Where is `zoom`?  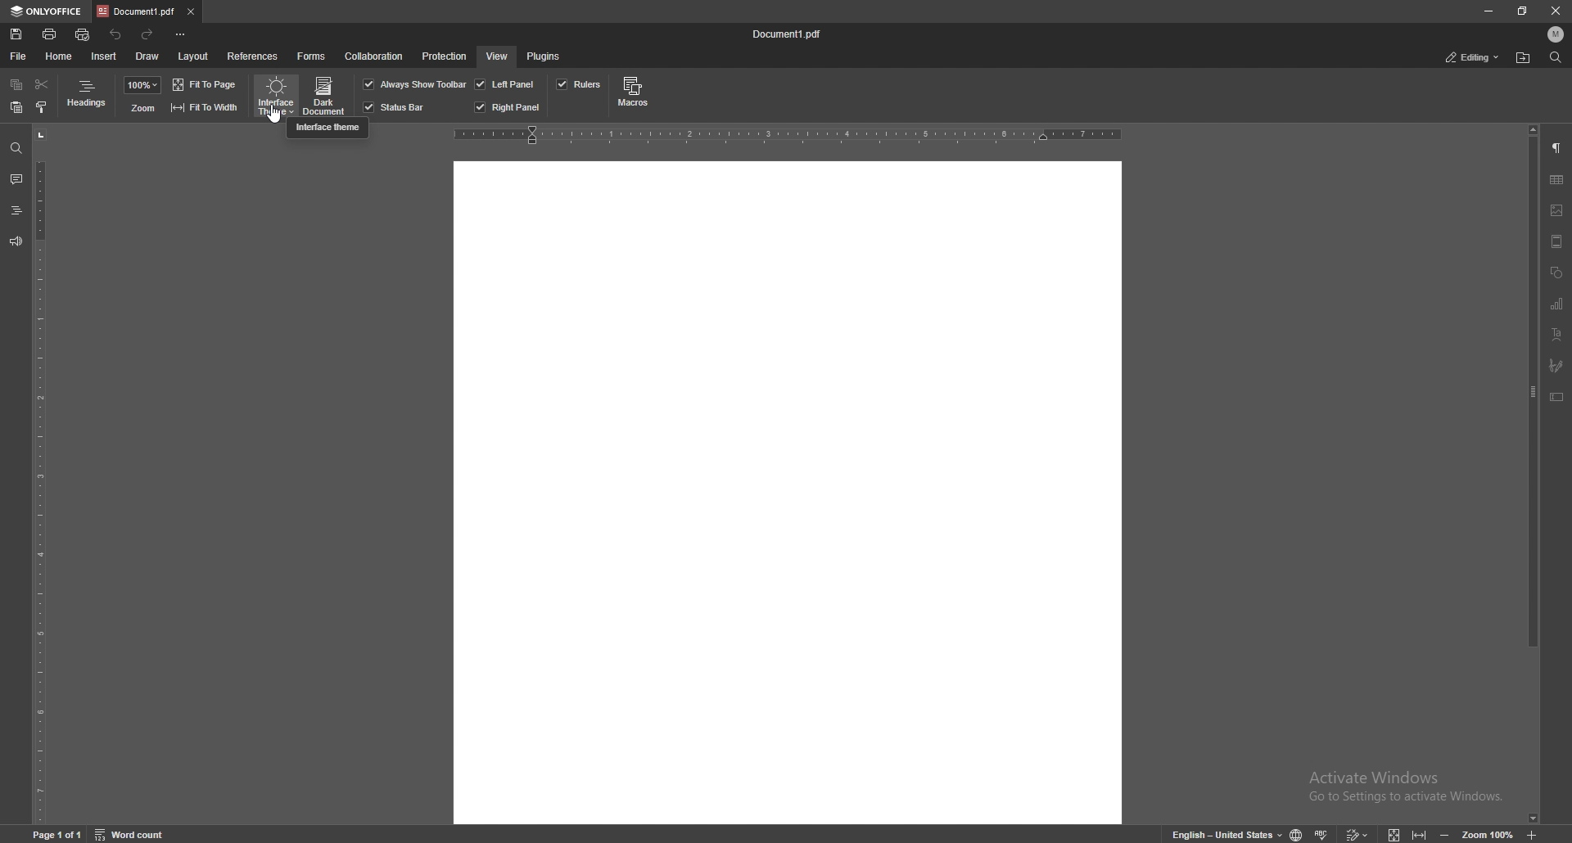 zoom is located at coordinates (143, 85).